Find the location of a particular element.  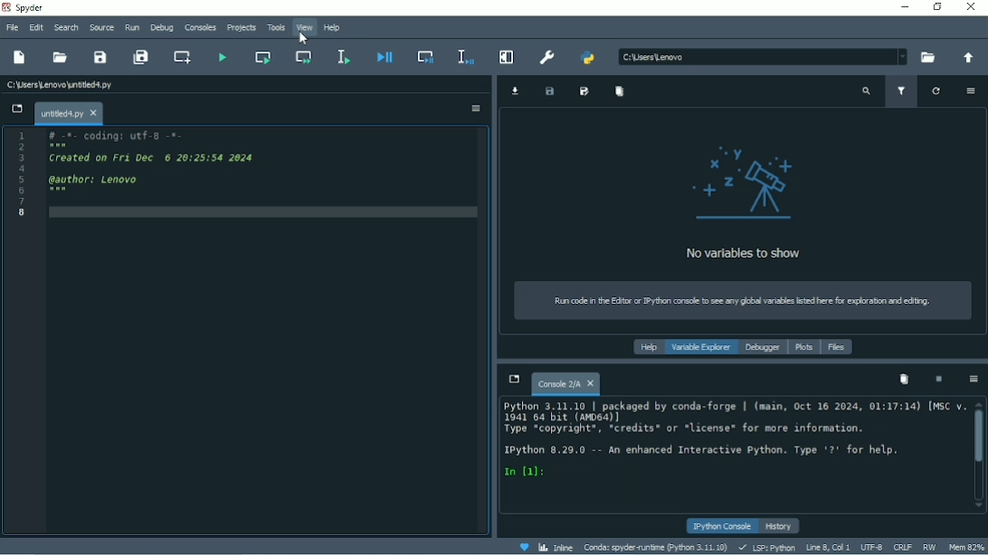

Source is located at coordinates (102, 27).